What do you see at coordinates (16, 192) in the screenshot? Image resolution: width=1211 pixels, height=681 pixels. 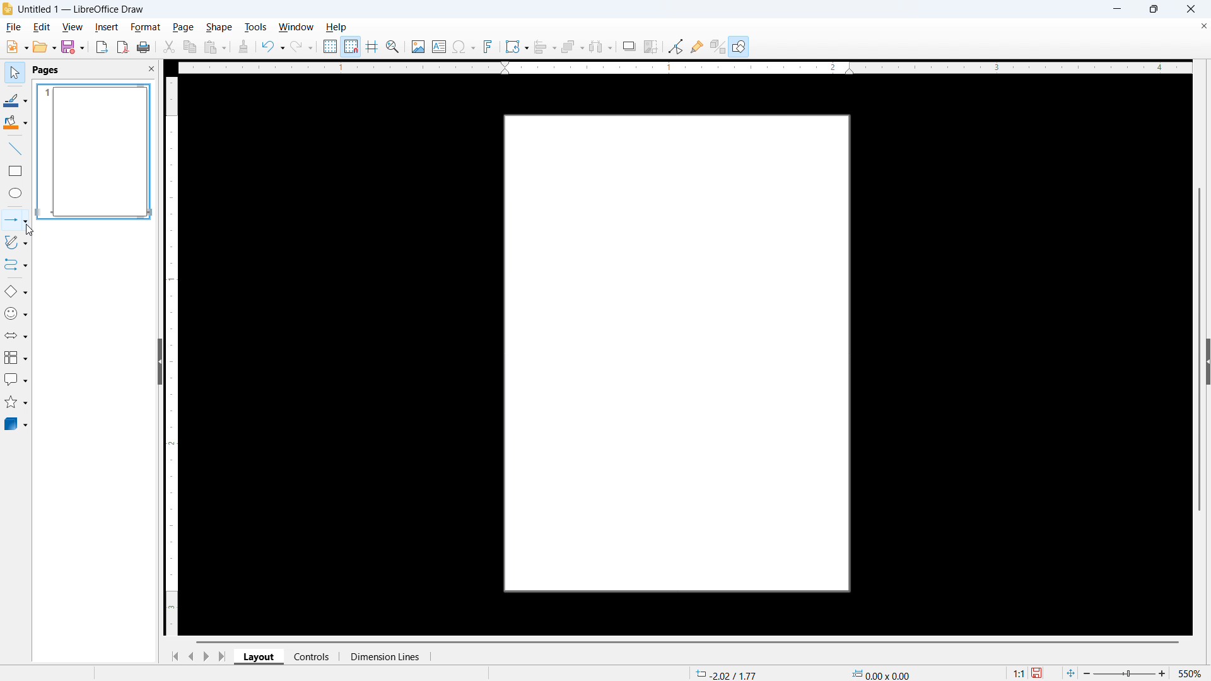 I see `Ellipse ` at bounding box center [16, 192].